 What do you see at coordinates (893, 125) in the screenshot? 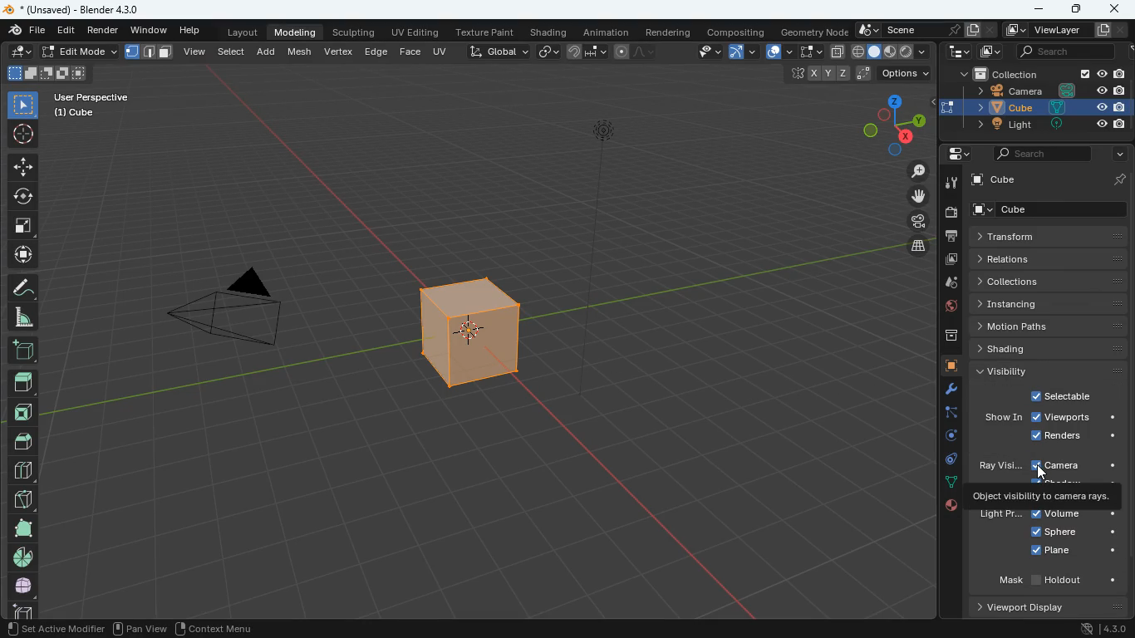
I see `dimensions` at bounding box center [893, 125].